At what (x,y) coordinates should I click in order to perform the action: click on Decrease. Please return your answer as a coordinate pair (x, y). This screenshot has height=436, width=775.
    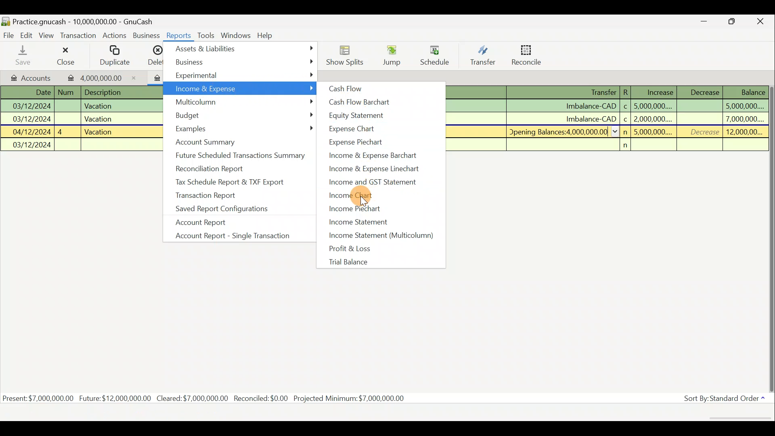
    Looking at the image, I should click on (706, 132).